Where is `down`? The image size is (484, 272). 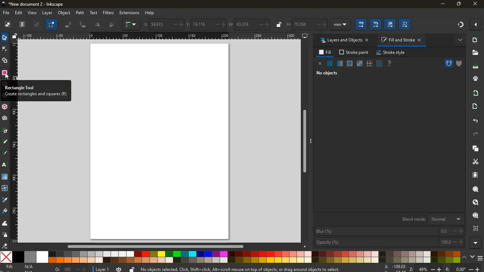
down is located at coordinates (472, 257).